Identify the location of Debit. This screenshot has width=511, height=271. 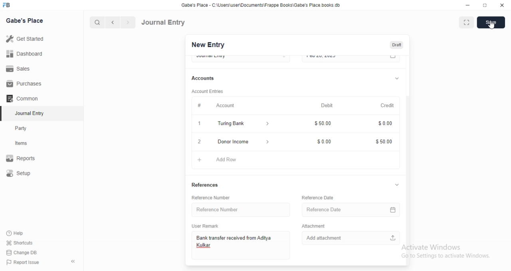
(327, 106).